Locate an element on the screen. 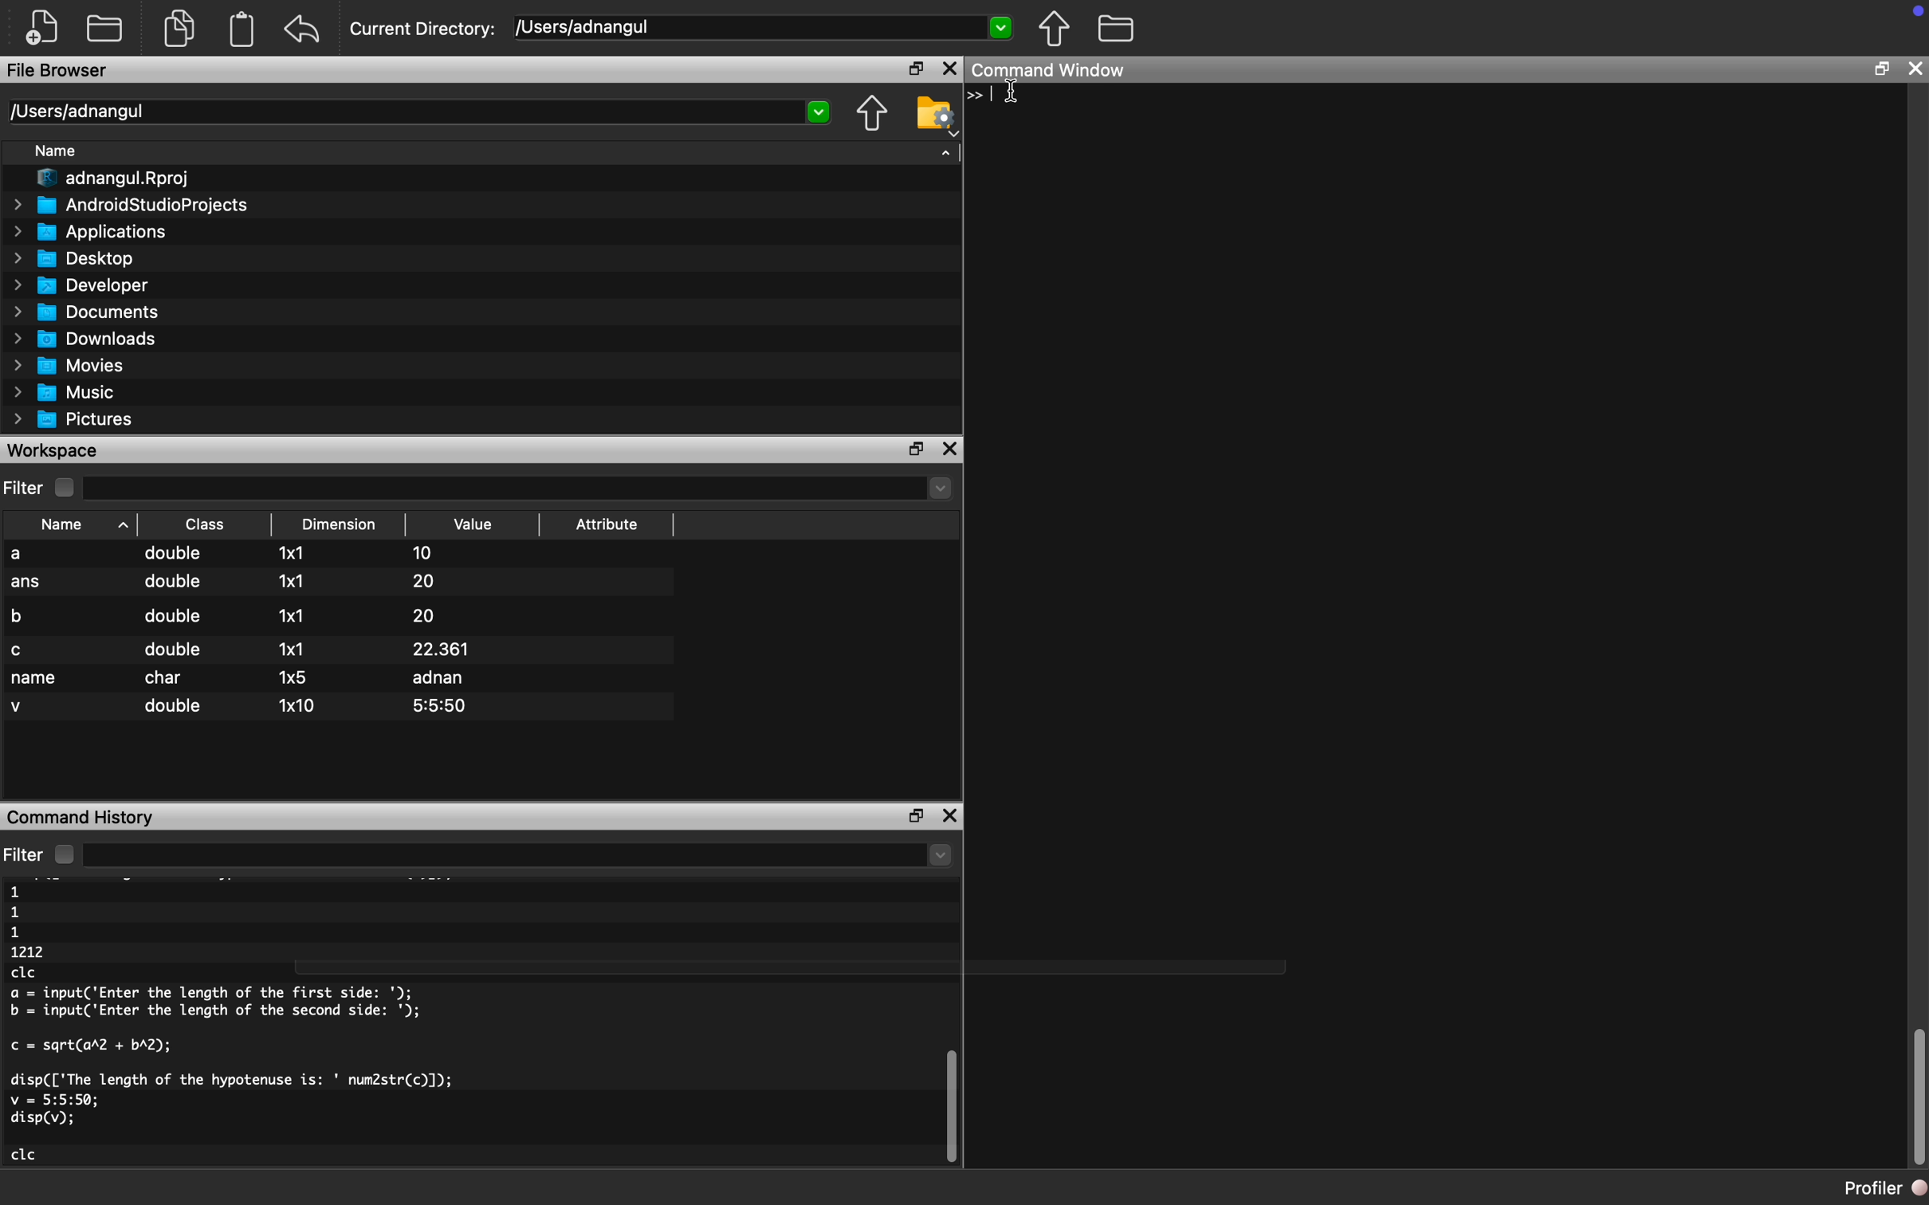  a is located at coordinates (18, 554).